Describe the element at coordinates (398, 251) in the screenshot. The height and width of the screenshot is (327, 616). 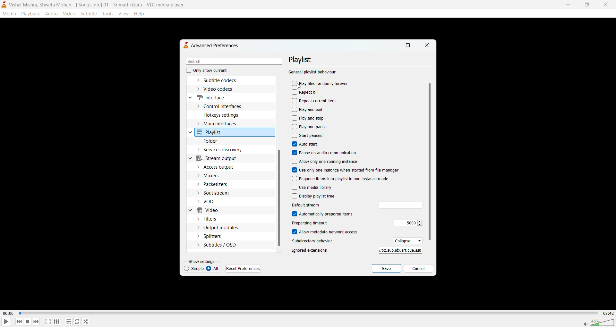
I see `ignored extensions` at that location.